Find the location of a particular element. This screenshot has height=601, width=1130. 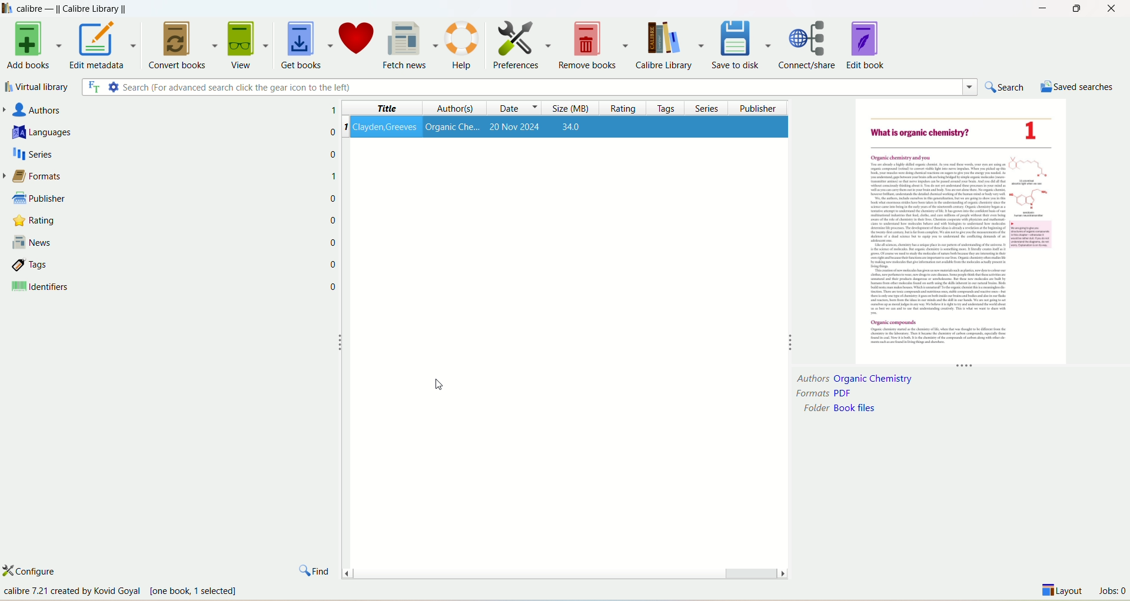

numbers is located at coordinates (334, 218).